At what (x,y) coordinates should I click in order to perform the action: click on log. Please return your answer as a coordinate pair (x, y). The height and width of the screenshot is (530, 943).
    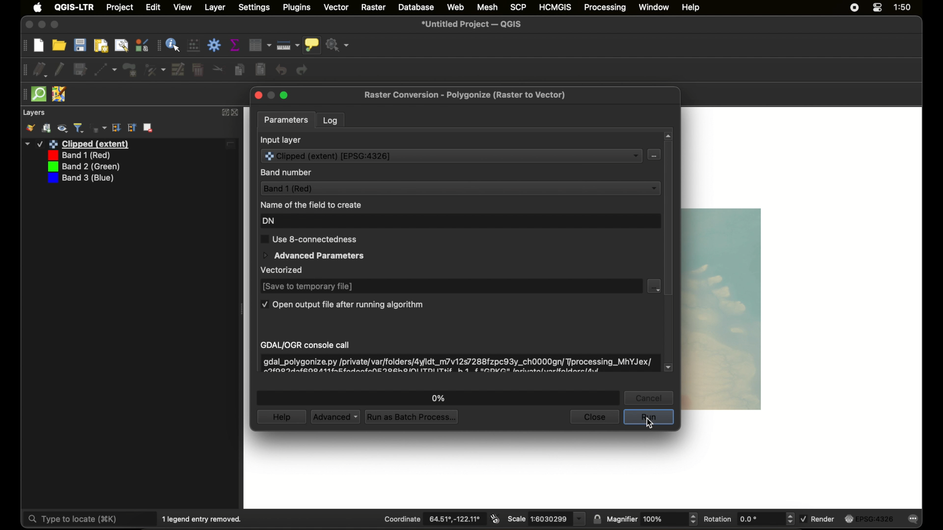
    Looking at the image, I should click on (331, 121).